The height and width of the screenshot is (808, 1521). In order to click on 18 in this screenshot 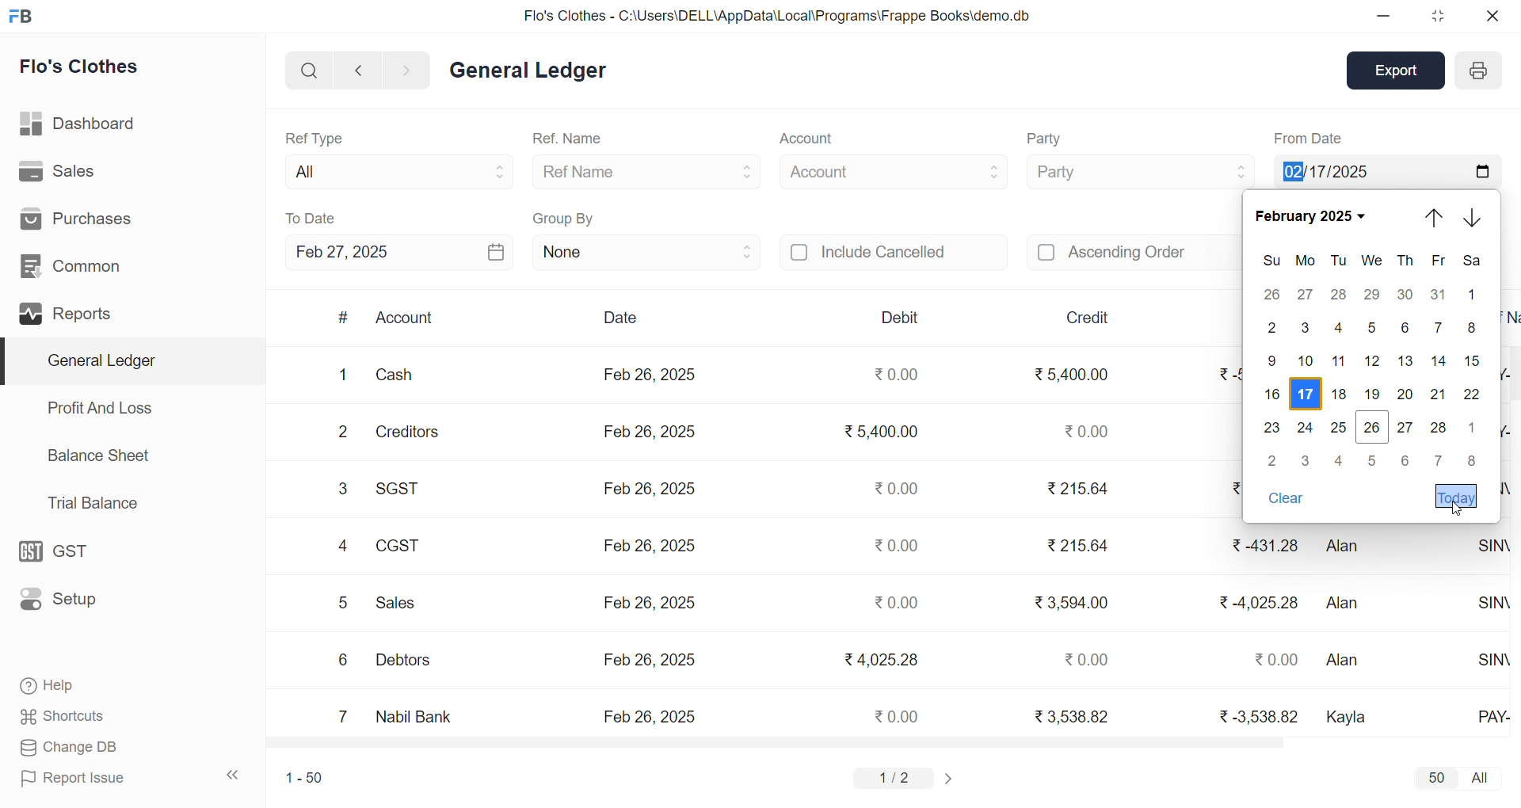, I will do `click(1340, 393)`.